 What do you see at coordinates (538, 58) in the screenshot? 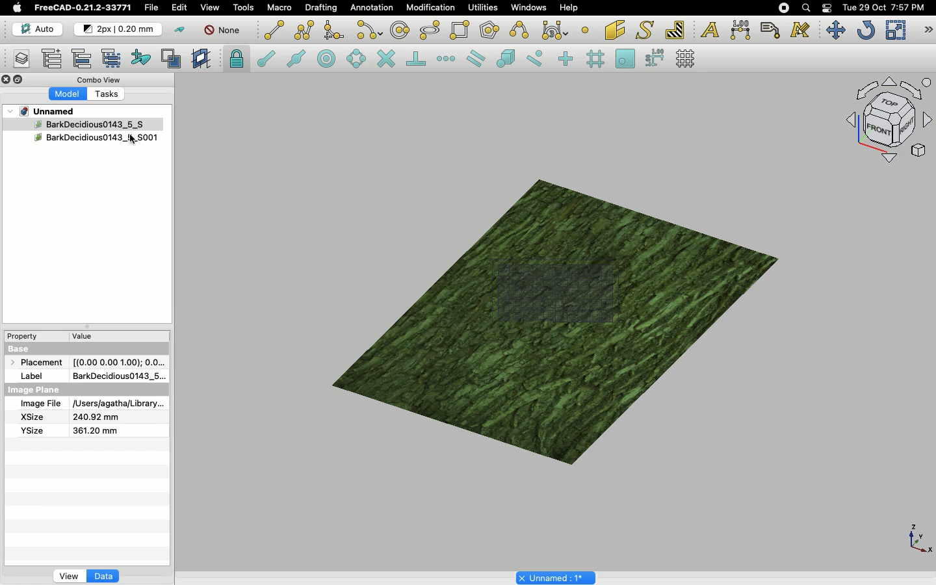
I see `Snap near` at bounding box center [538, 58].